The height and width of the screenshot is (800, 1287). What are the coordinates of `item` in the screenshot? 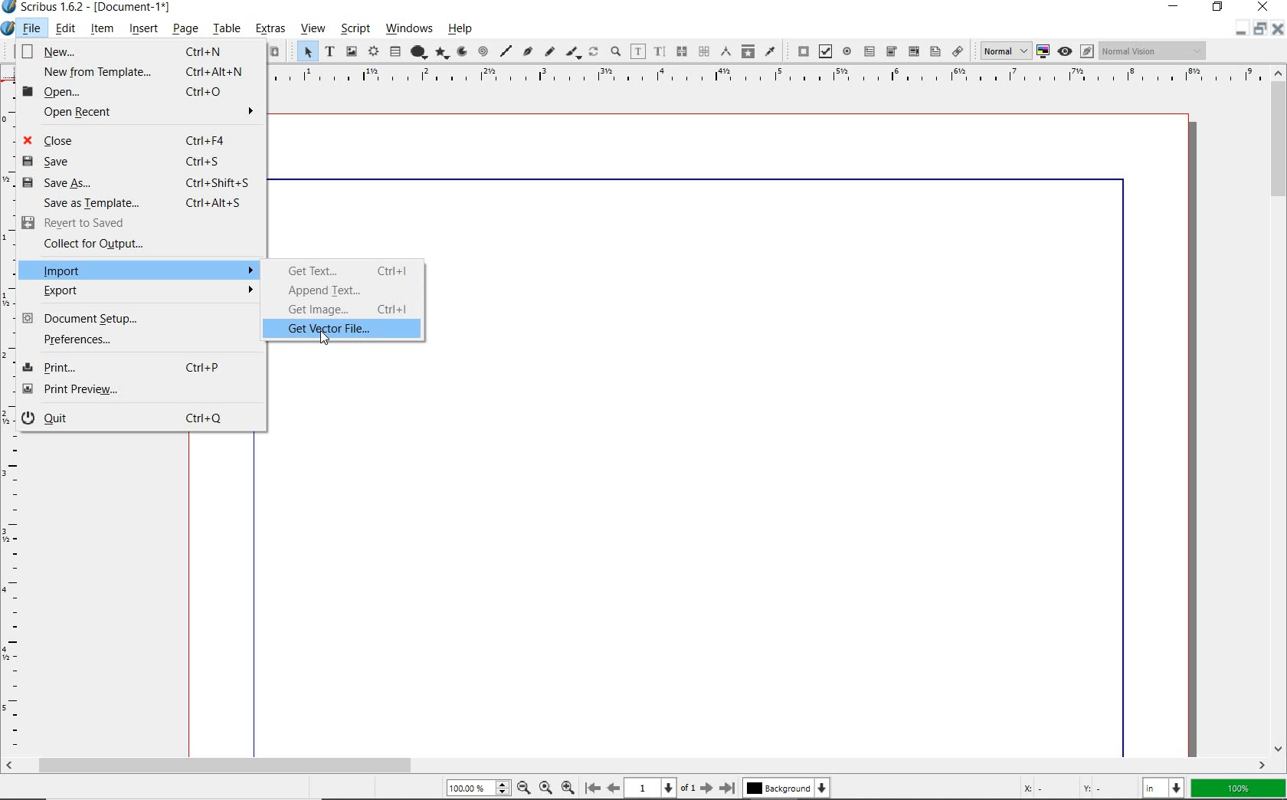 It's located at (102, 30).